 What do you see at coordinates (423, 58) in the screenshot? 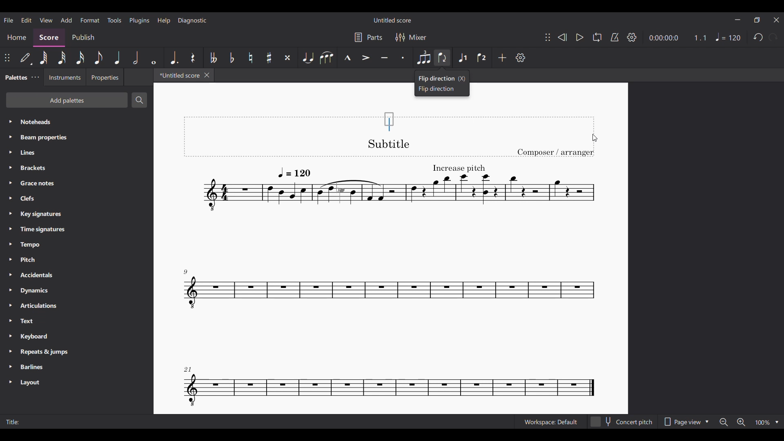
I see `Tuplet` at bounding box center [423, 58].